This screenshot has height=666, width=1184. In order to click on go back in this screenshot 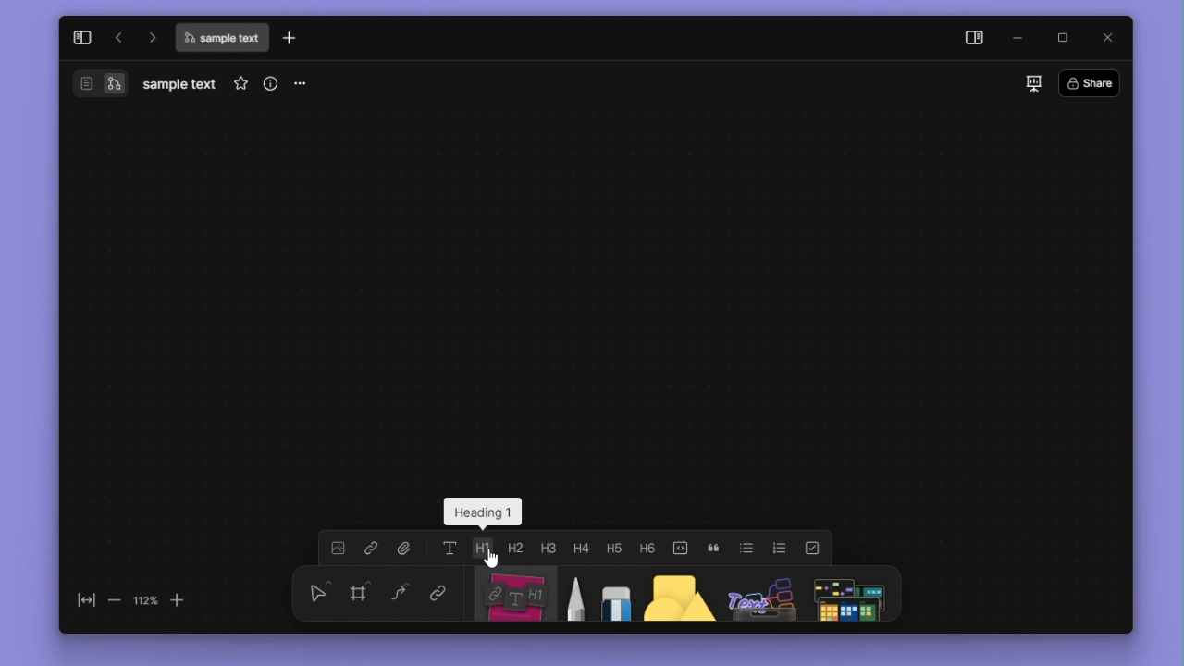, I will do `click(118, 37)`.